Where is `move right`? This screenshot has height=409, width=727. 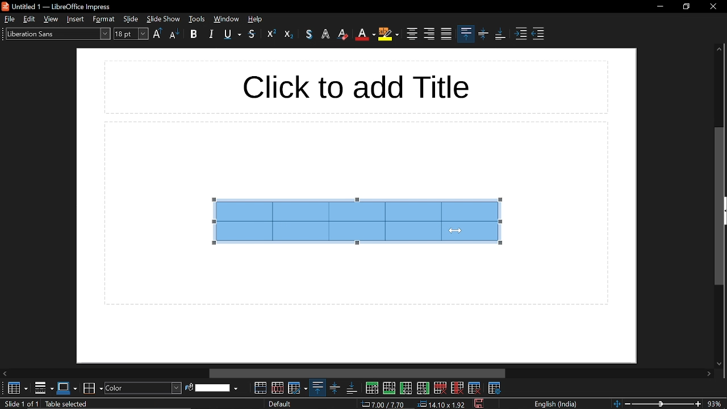 move right is located at coordinates (711, 374).